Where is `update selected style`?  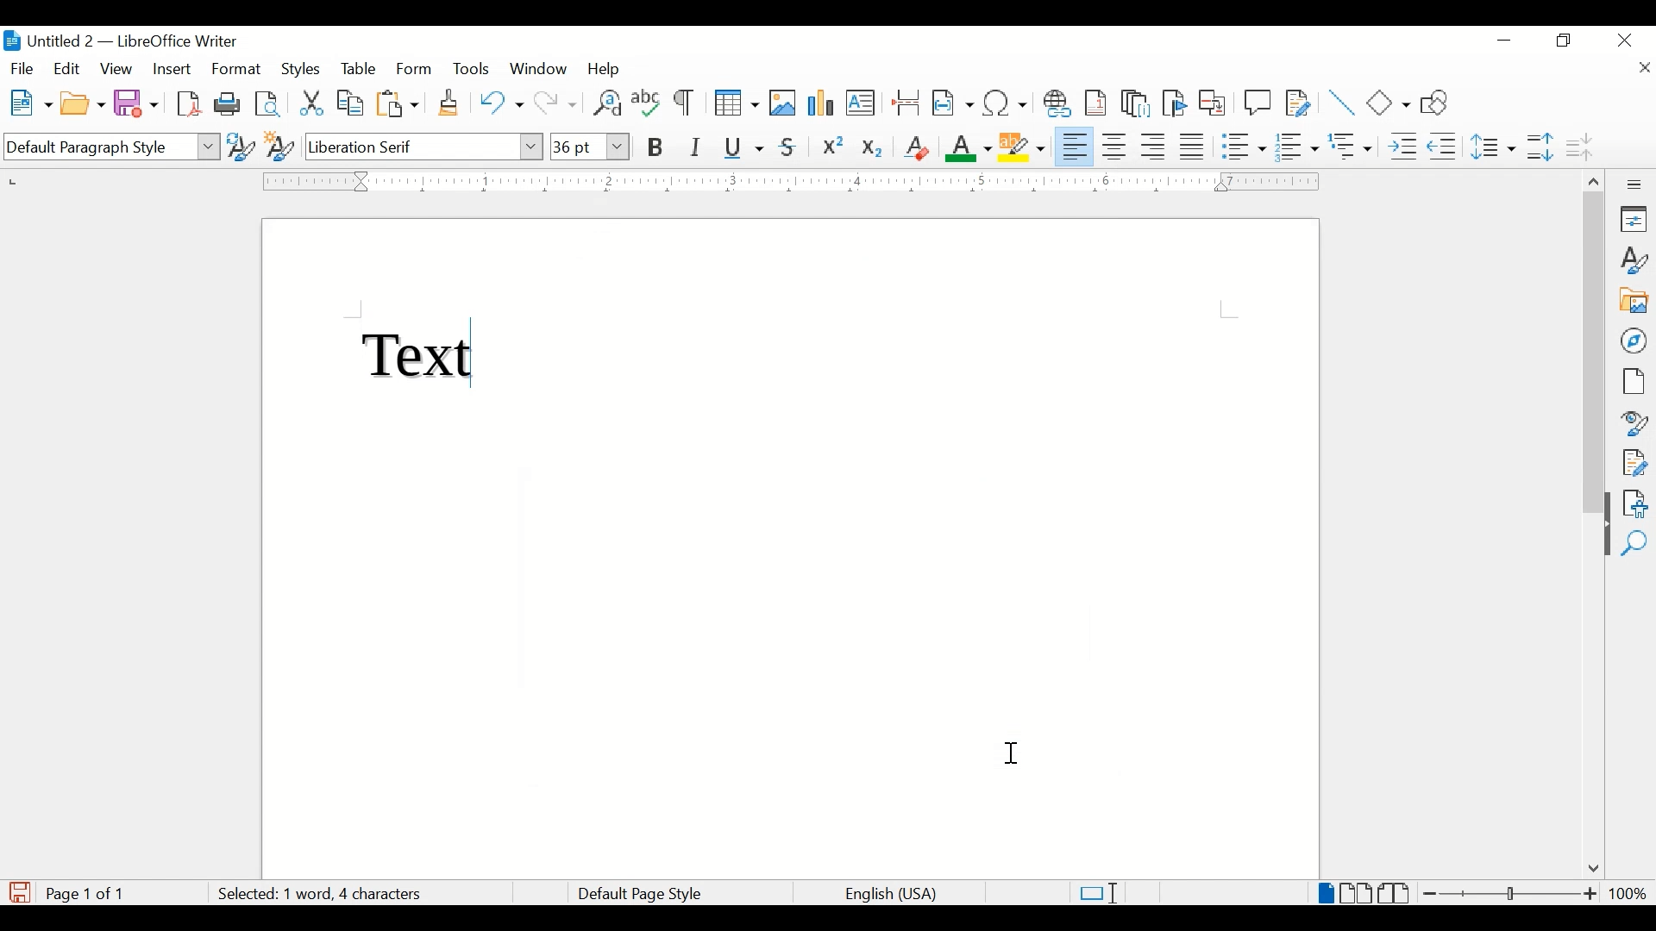 update selected style is located at coordinates (241, 146).